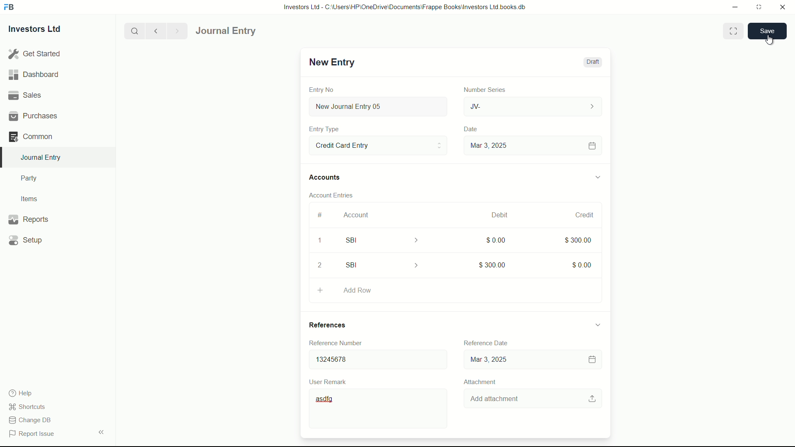  What do you see at coordinates (479, 382) in the screenshot?
I see `Attachment` at bounding box center [479, 382].